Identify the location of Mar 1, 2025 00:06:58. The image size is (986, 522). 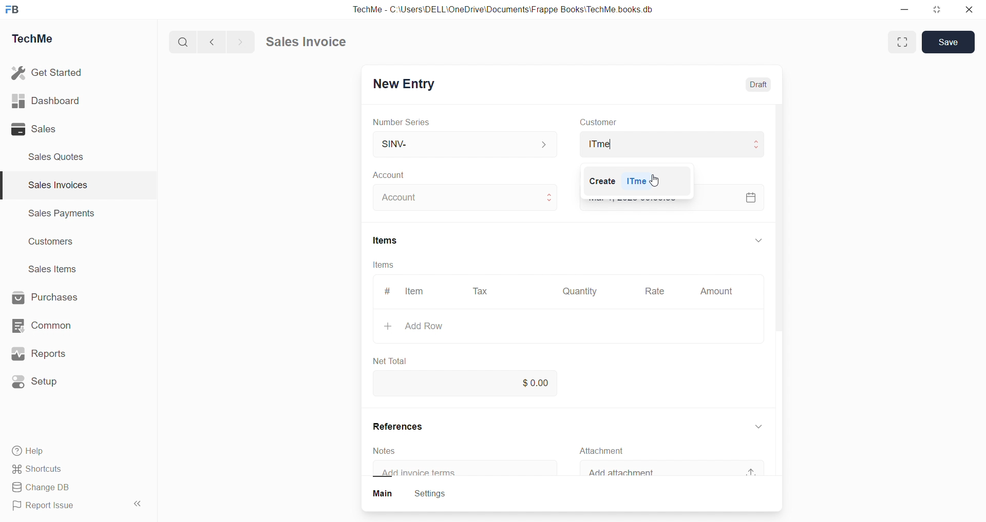
(639, 196).